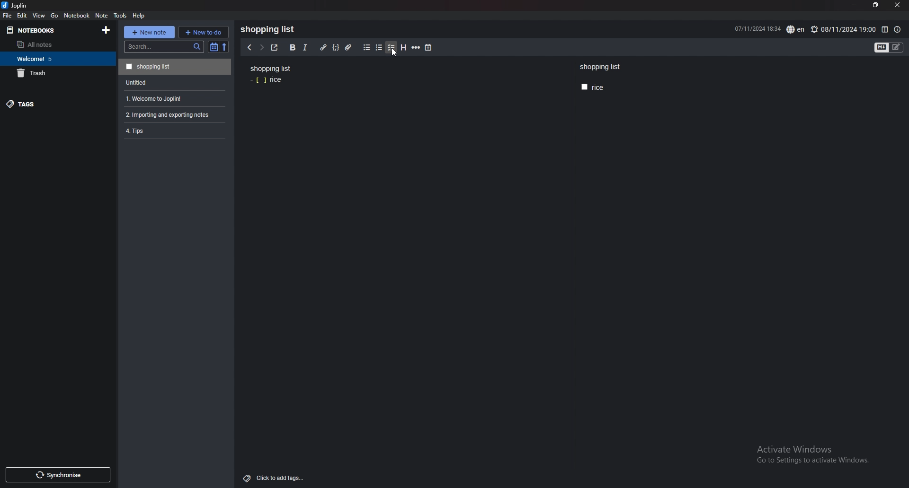  Describe the element at coordinates (393, 53) in the screenshot. I see `Cursor` at that location.